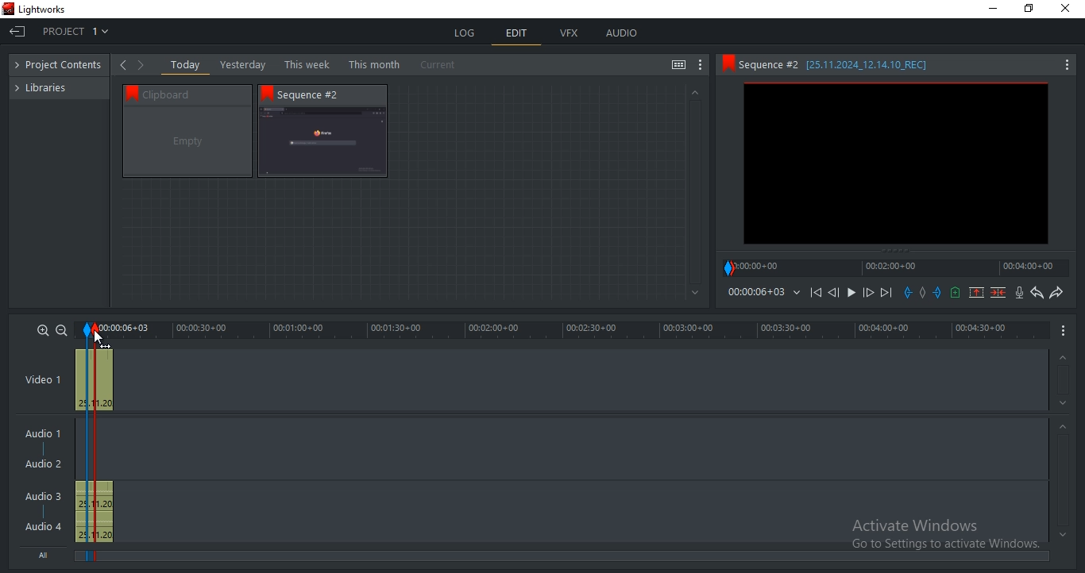 The width and height of the screenshot is (1085, 573). What do you see at coordinates (48, 496) in the screenshot?
I see `Audio 3` at bounding box center [48, 496].